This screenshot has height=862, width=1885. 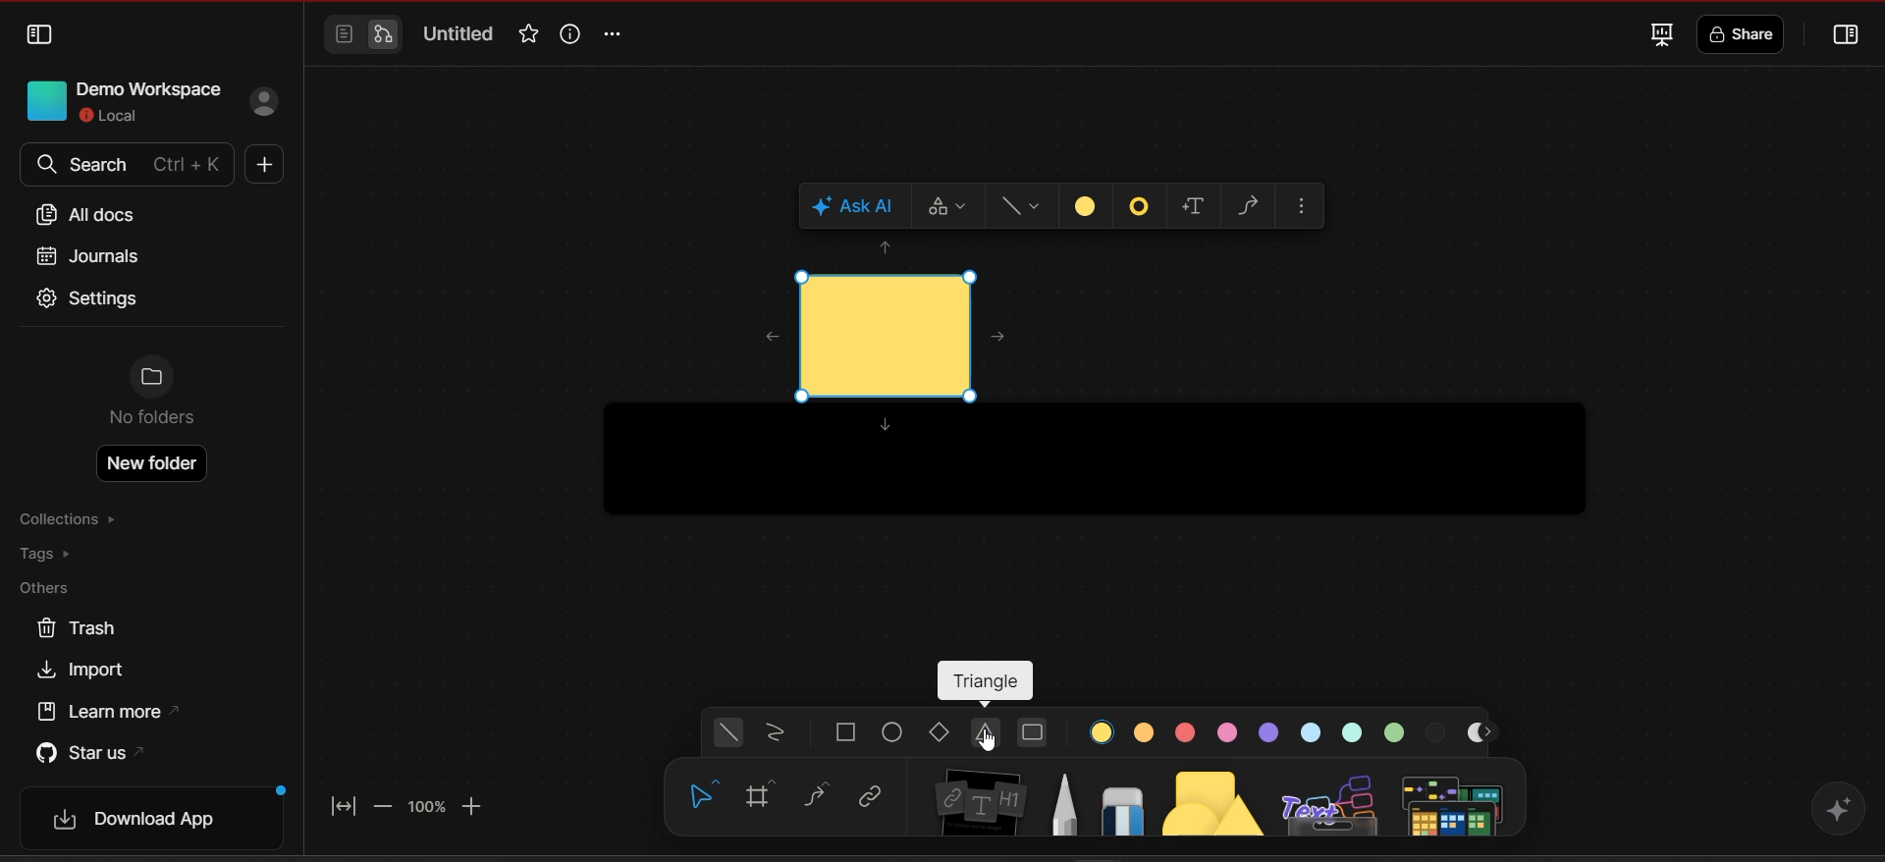 I want to click on Untitled, so click(x=459, y=35).